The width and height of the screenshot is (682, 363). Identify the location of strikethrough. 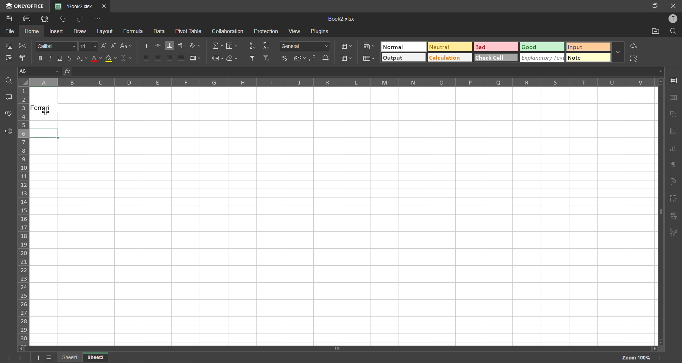
(70, 58).